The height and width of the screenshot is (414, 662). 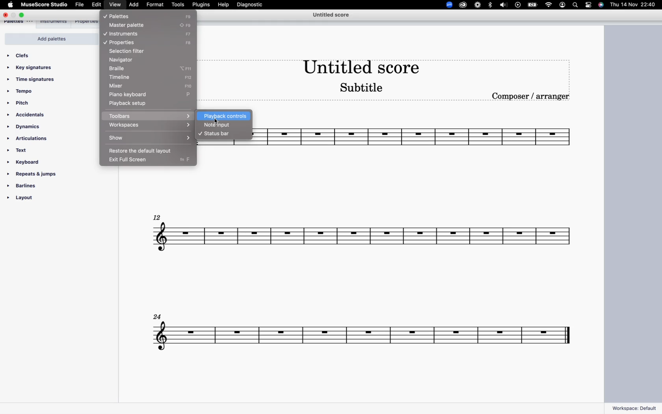 I want to click on playback setup, so click(x=135, y=104).